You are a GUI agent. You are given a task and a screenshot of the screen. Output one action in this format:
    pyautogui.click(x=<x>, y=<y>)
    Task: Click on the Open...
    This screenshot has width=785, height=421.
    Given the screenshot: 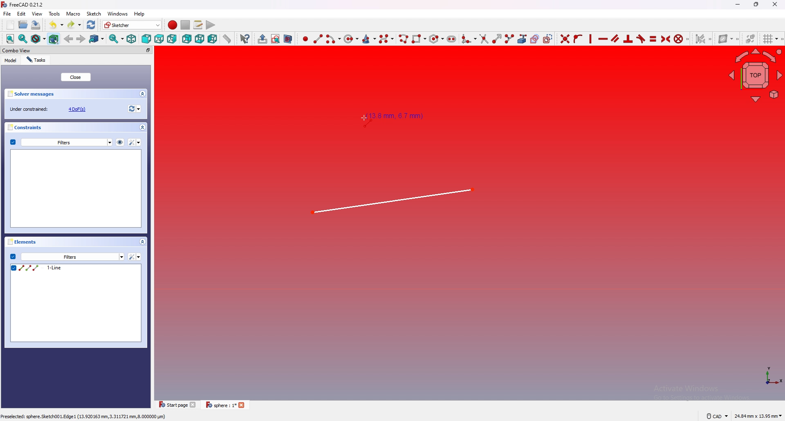 What is the action you would take?
    pyautogui.click(x=22, y=25)
    